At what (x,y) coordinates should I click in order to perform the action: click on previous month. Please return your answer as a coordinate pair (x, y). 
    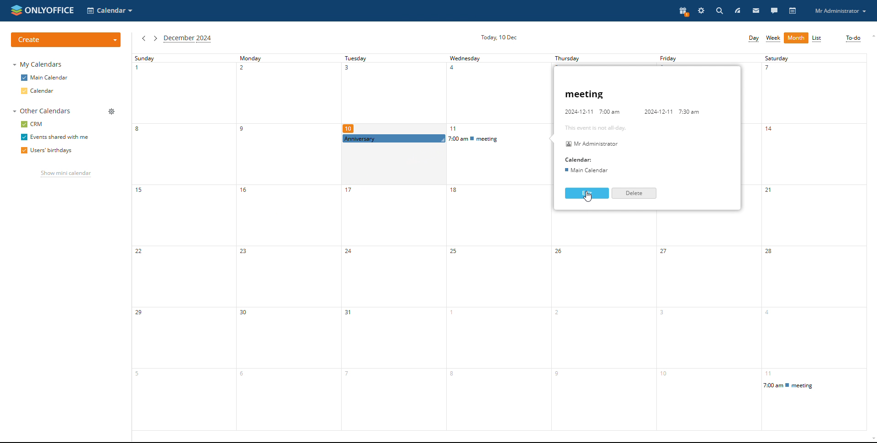
    Looking at the image, I should click on (143, 39).